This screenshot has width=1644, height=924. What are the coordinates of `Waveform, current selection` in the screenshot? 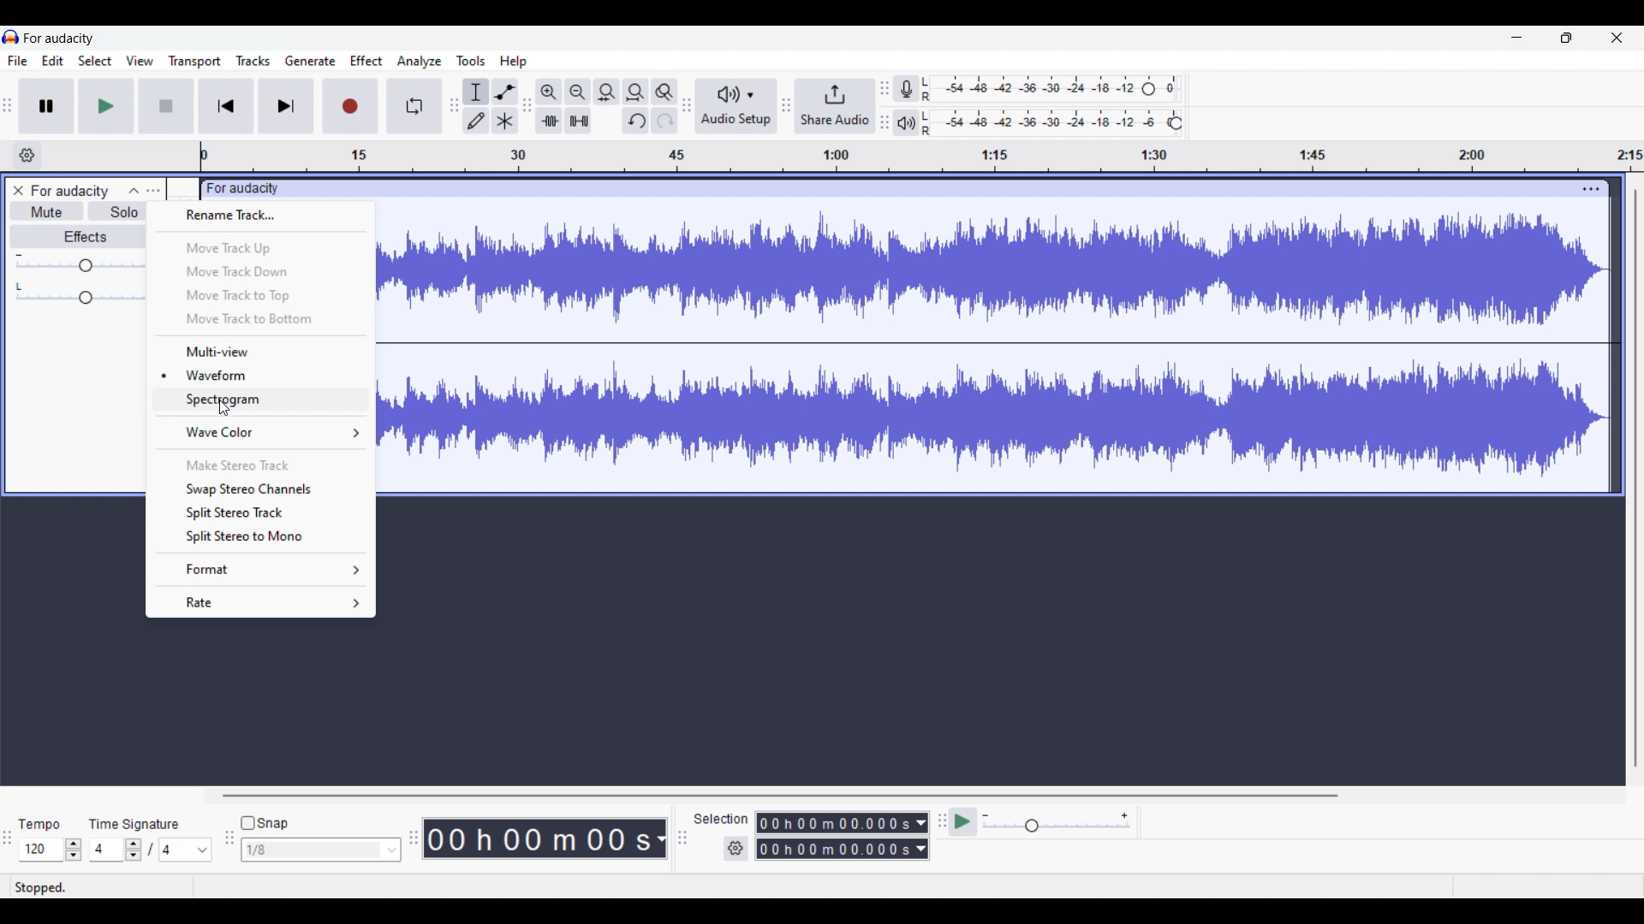 It's located at (260, 374).